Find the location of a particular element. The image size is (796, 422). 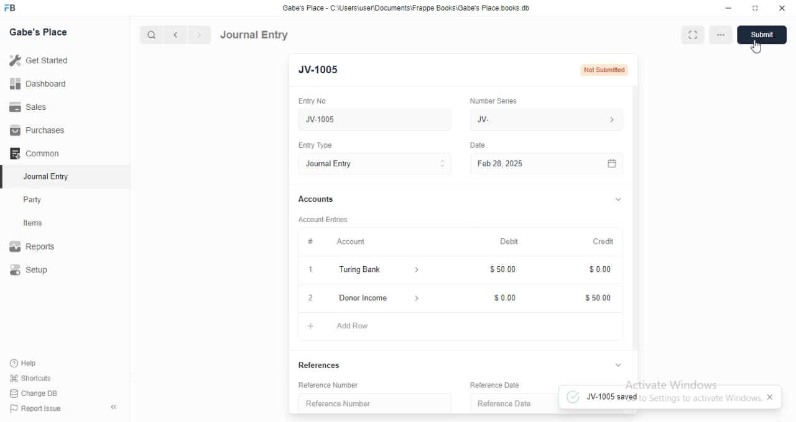

donor income is located at coordinates (374, 297).